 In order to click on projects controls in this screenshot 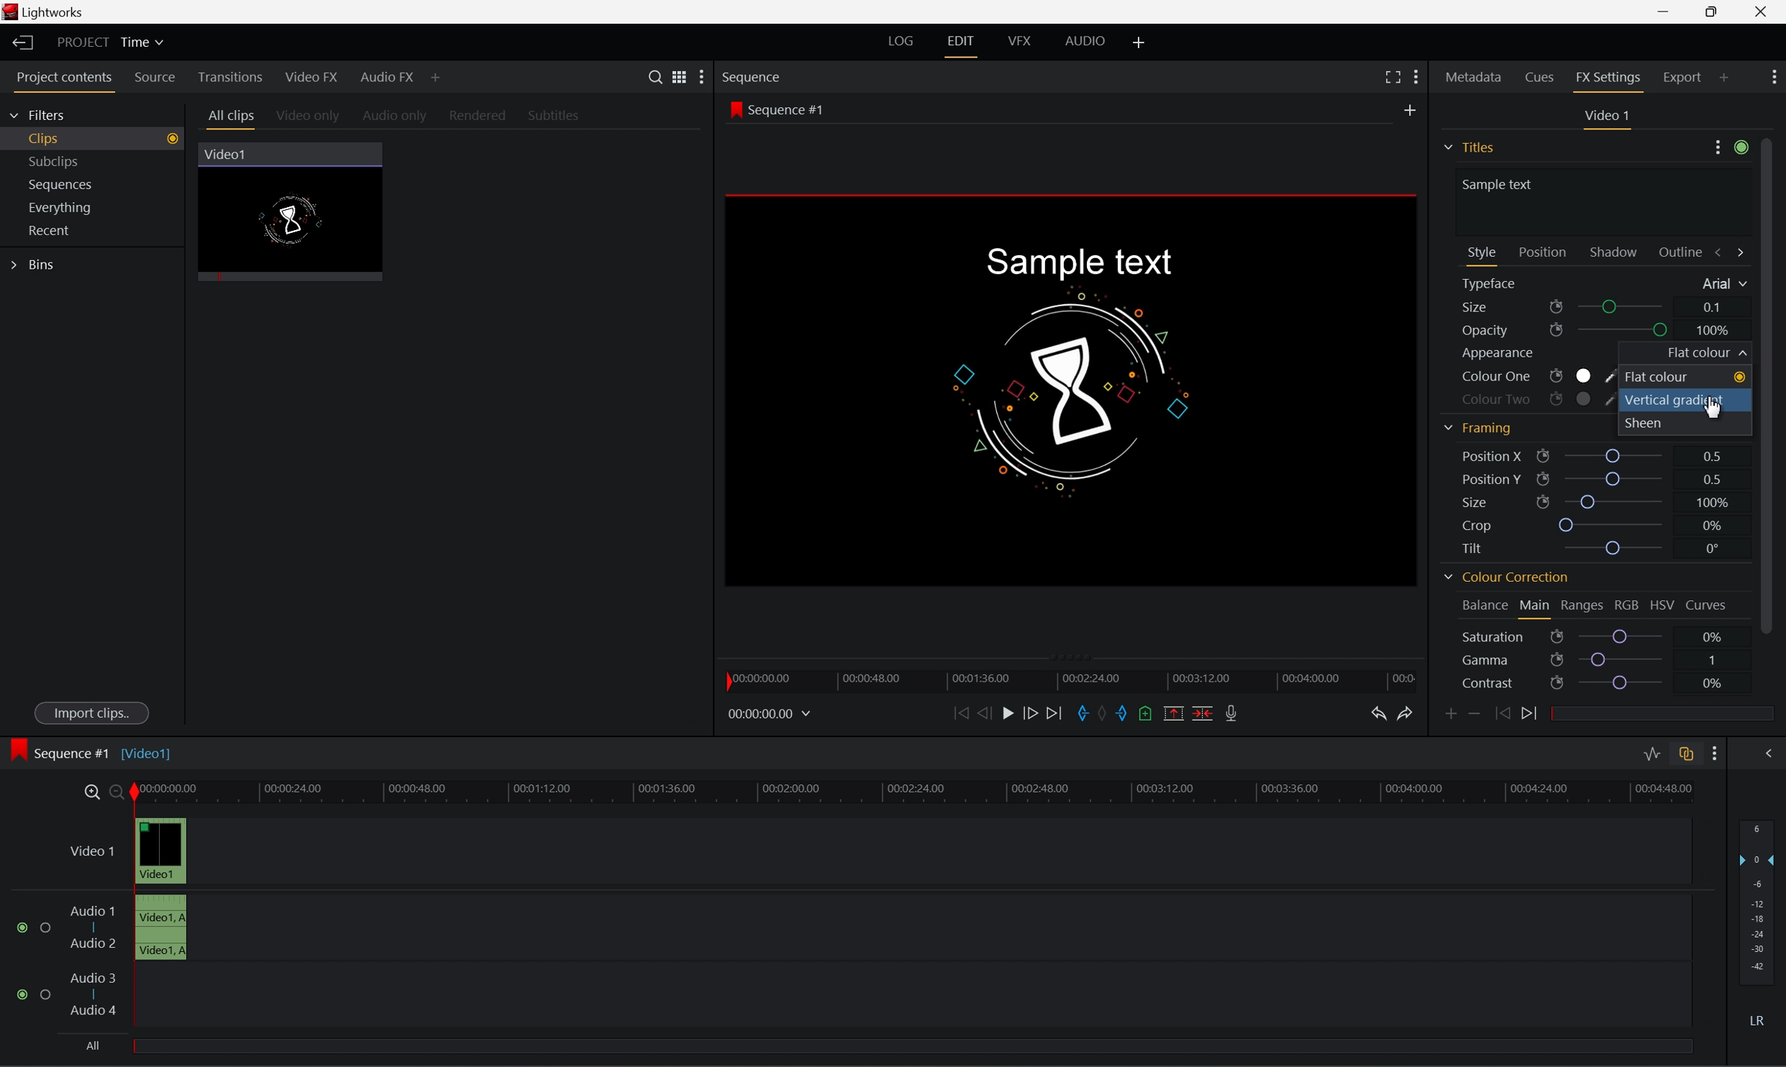, I will do `click(69, 79)`.